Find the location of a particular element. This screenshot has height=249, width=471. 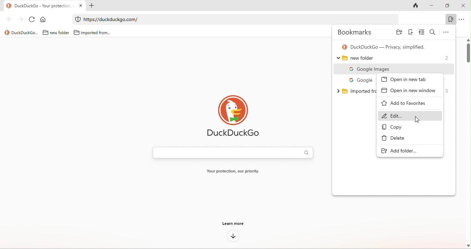

bookmarks is located at coordinates (357, 32).